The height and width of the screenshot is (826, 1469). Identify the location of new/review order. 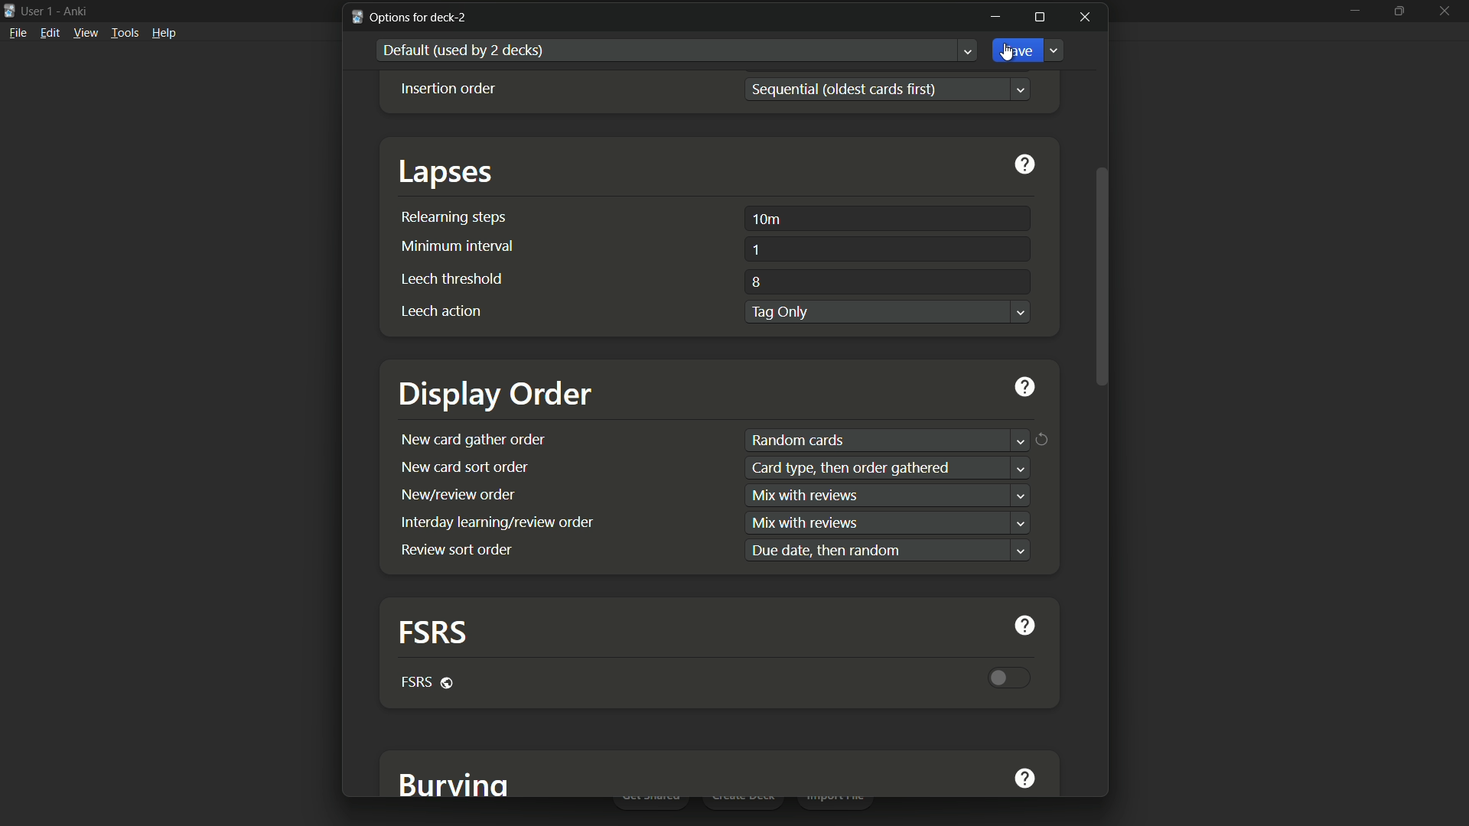
(458, 493).